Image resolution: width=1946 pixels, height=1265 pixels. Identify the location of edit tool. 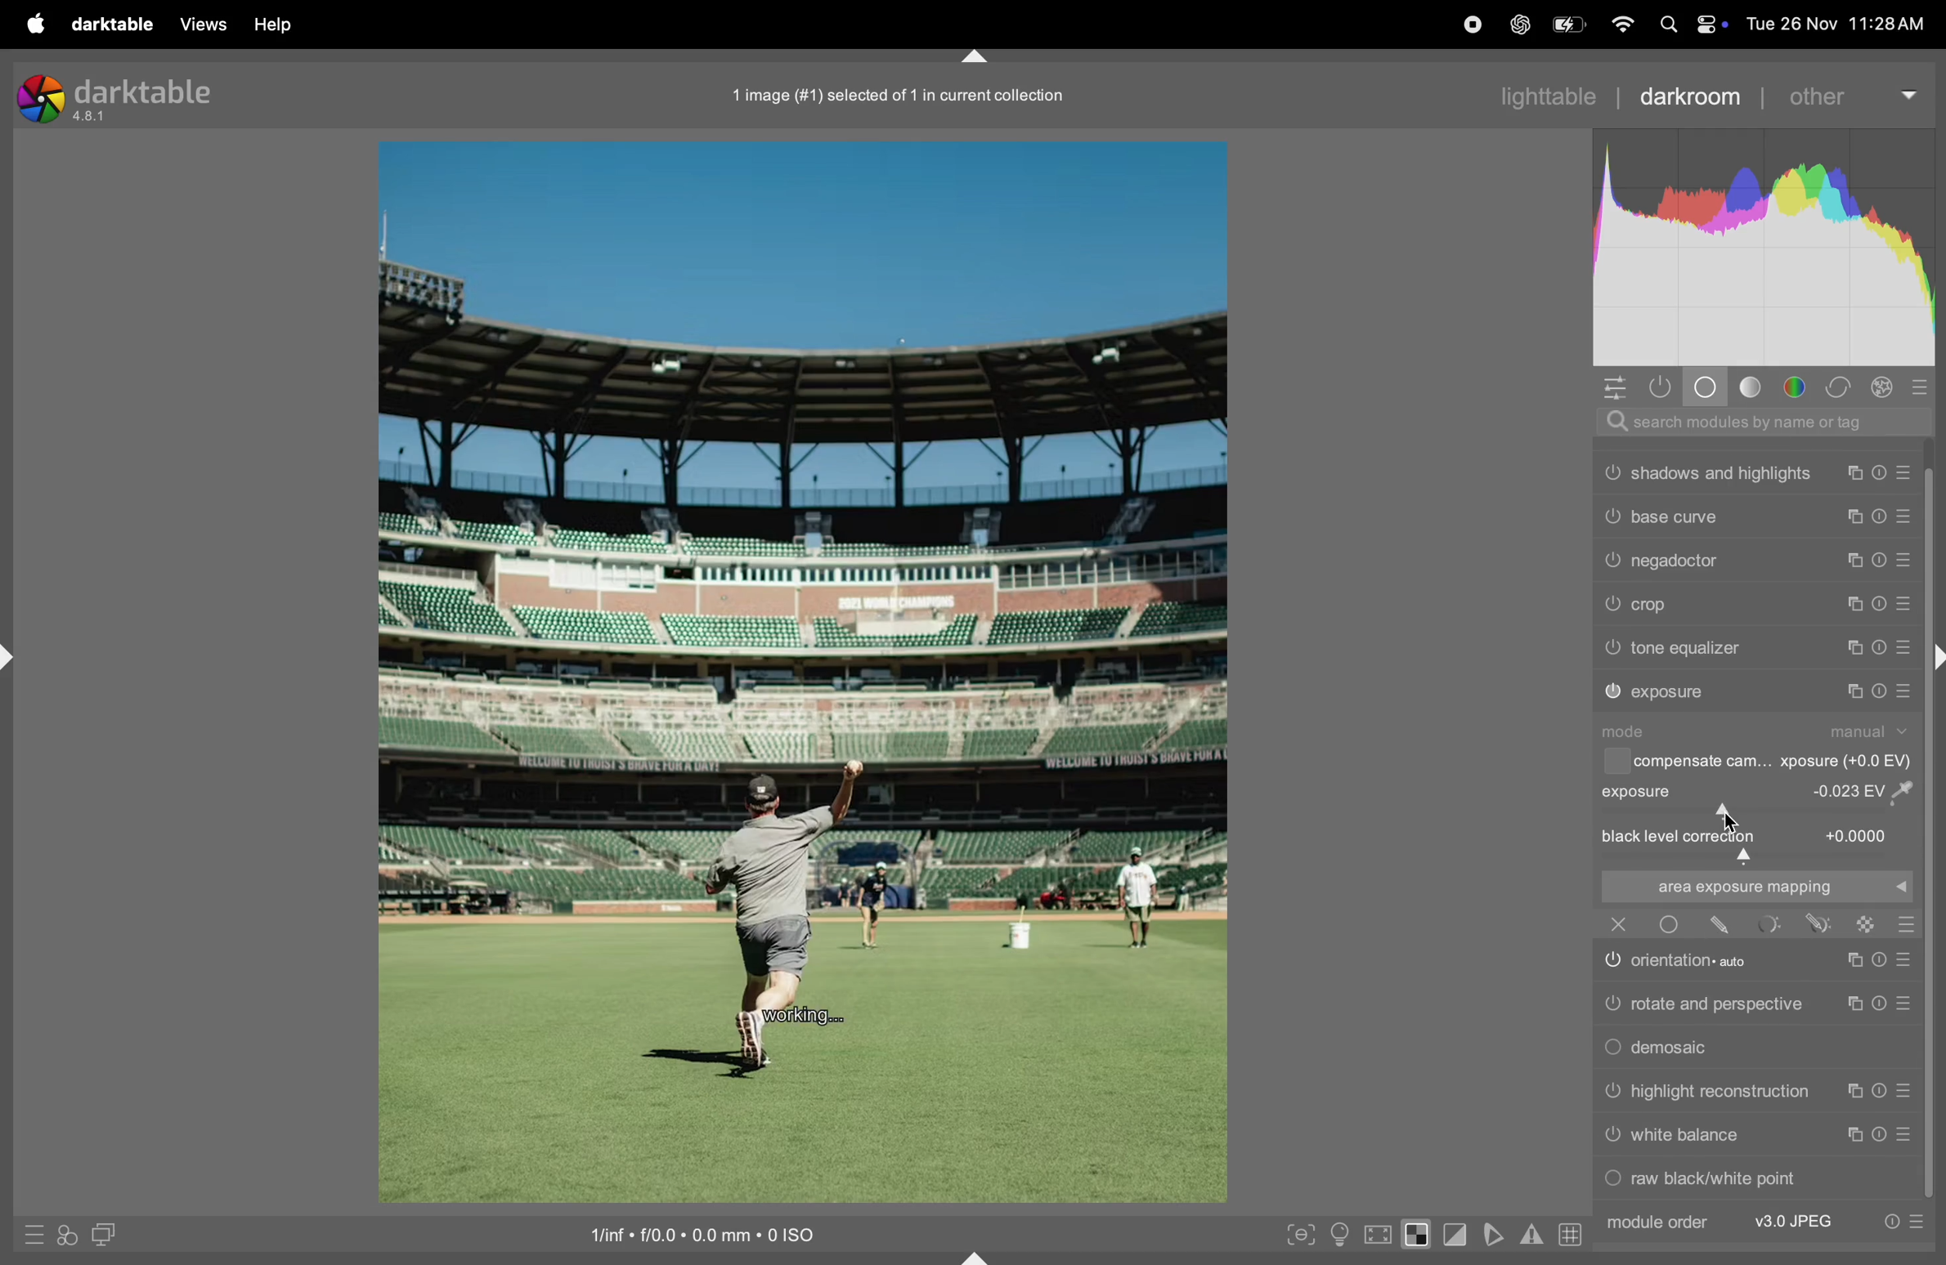
(1818, 923).